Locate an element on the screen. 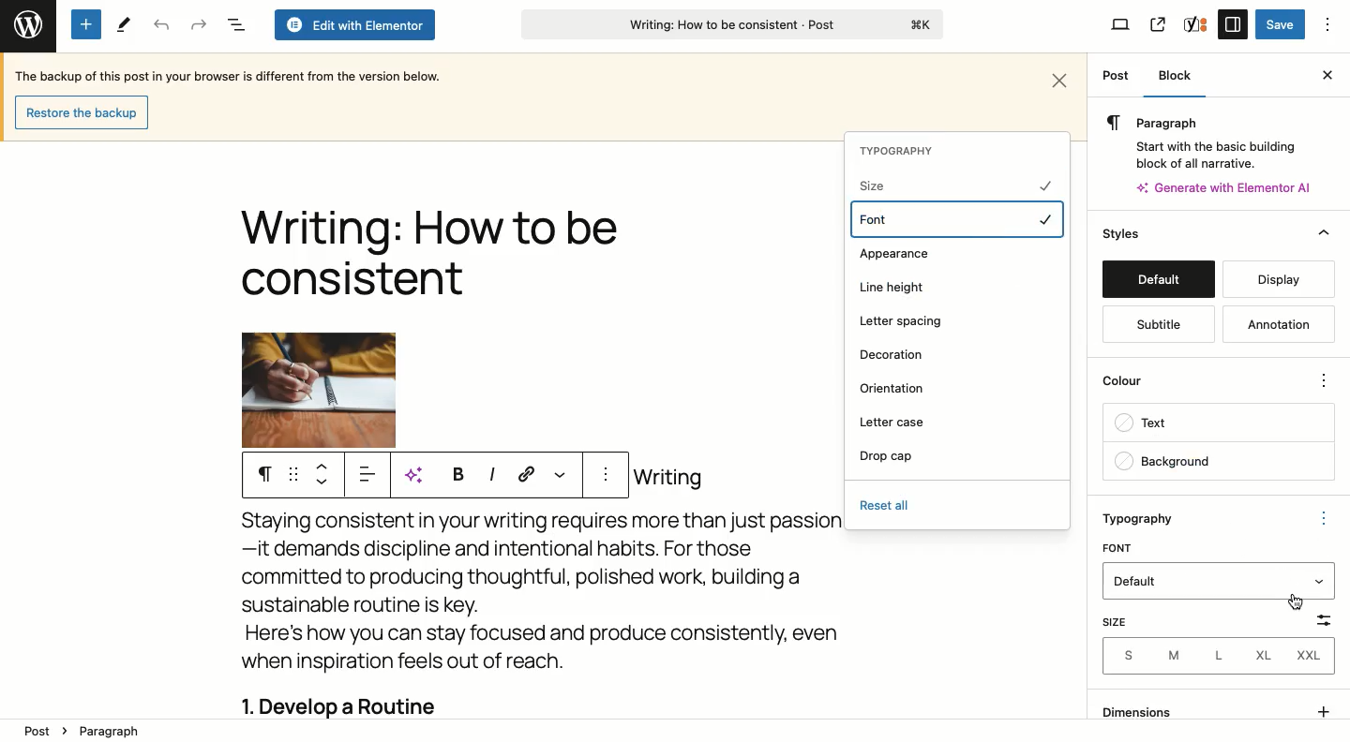  Default is located at coordinates (1158, 279).